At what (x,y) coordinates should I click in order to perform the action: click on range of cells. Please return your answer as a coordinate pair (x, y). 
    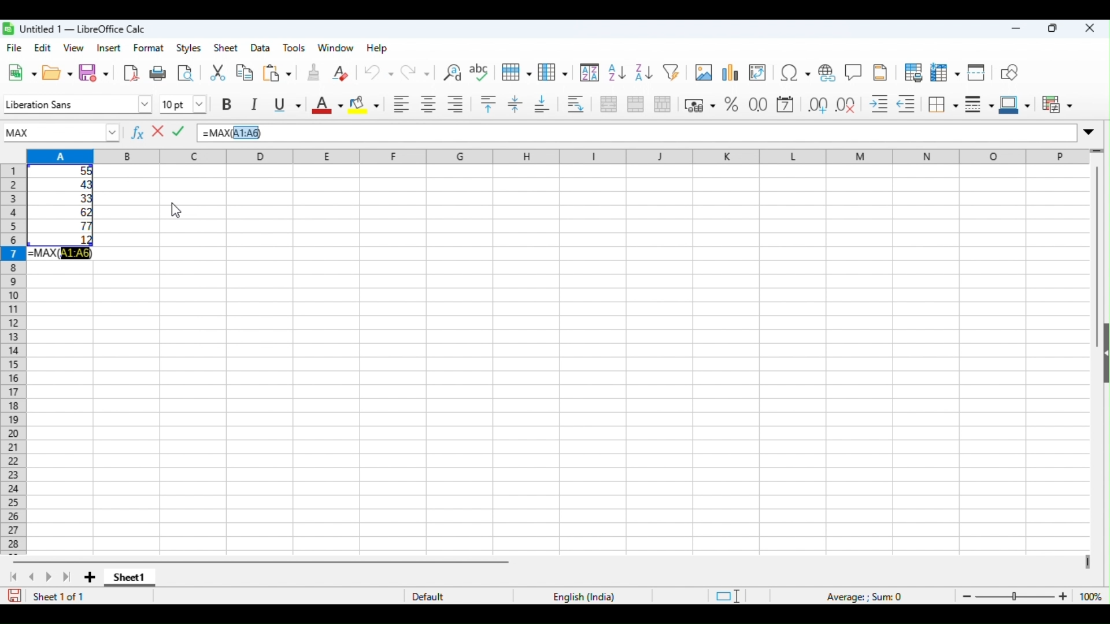
    Looking at the image, I should click on (66, 206).